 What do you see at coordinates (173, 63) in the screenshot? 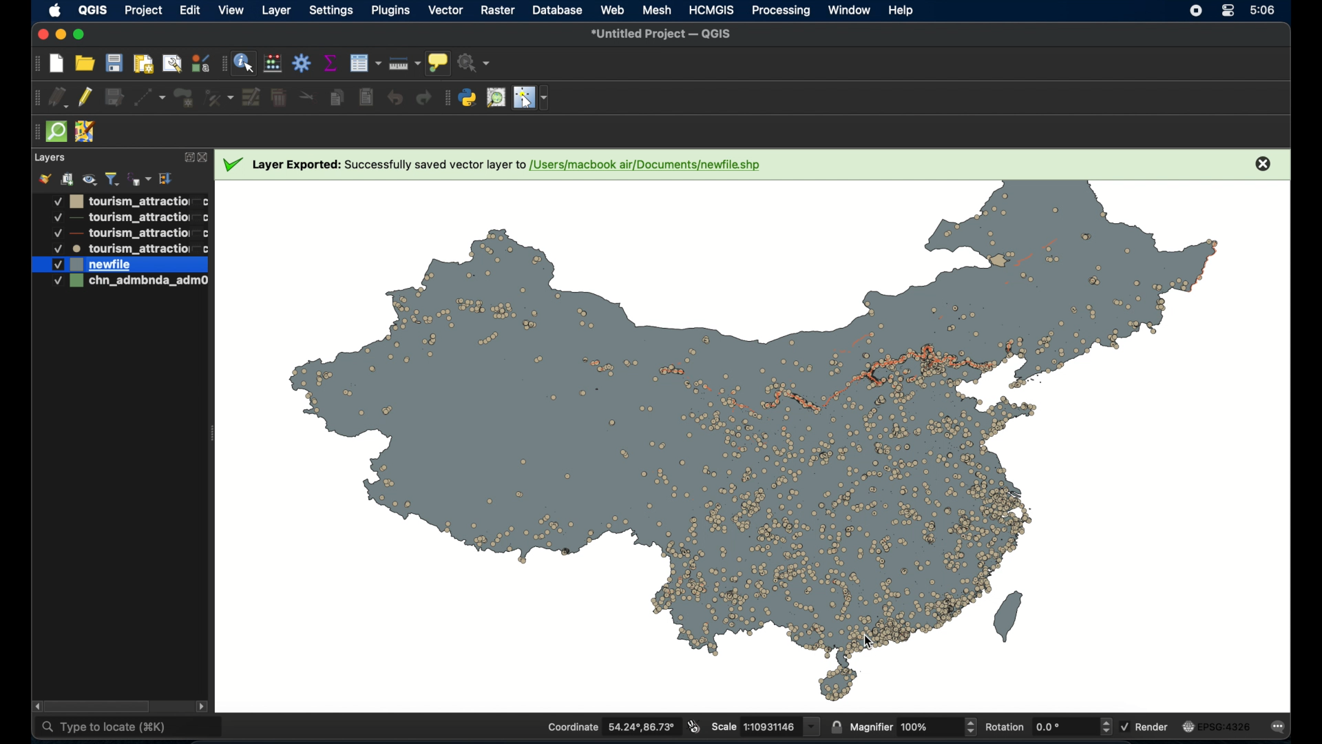
I see `open layout manager` at bounding box center [173, 63].